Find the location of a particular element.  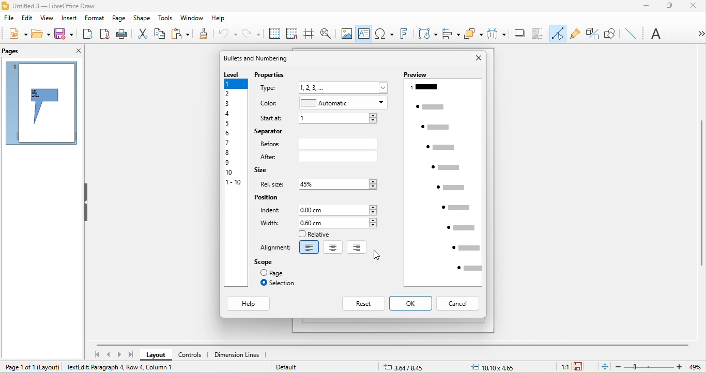

1,2,3 is located at coordinates (343, 87).